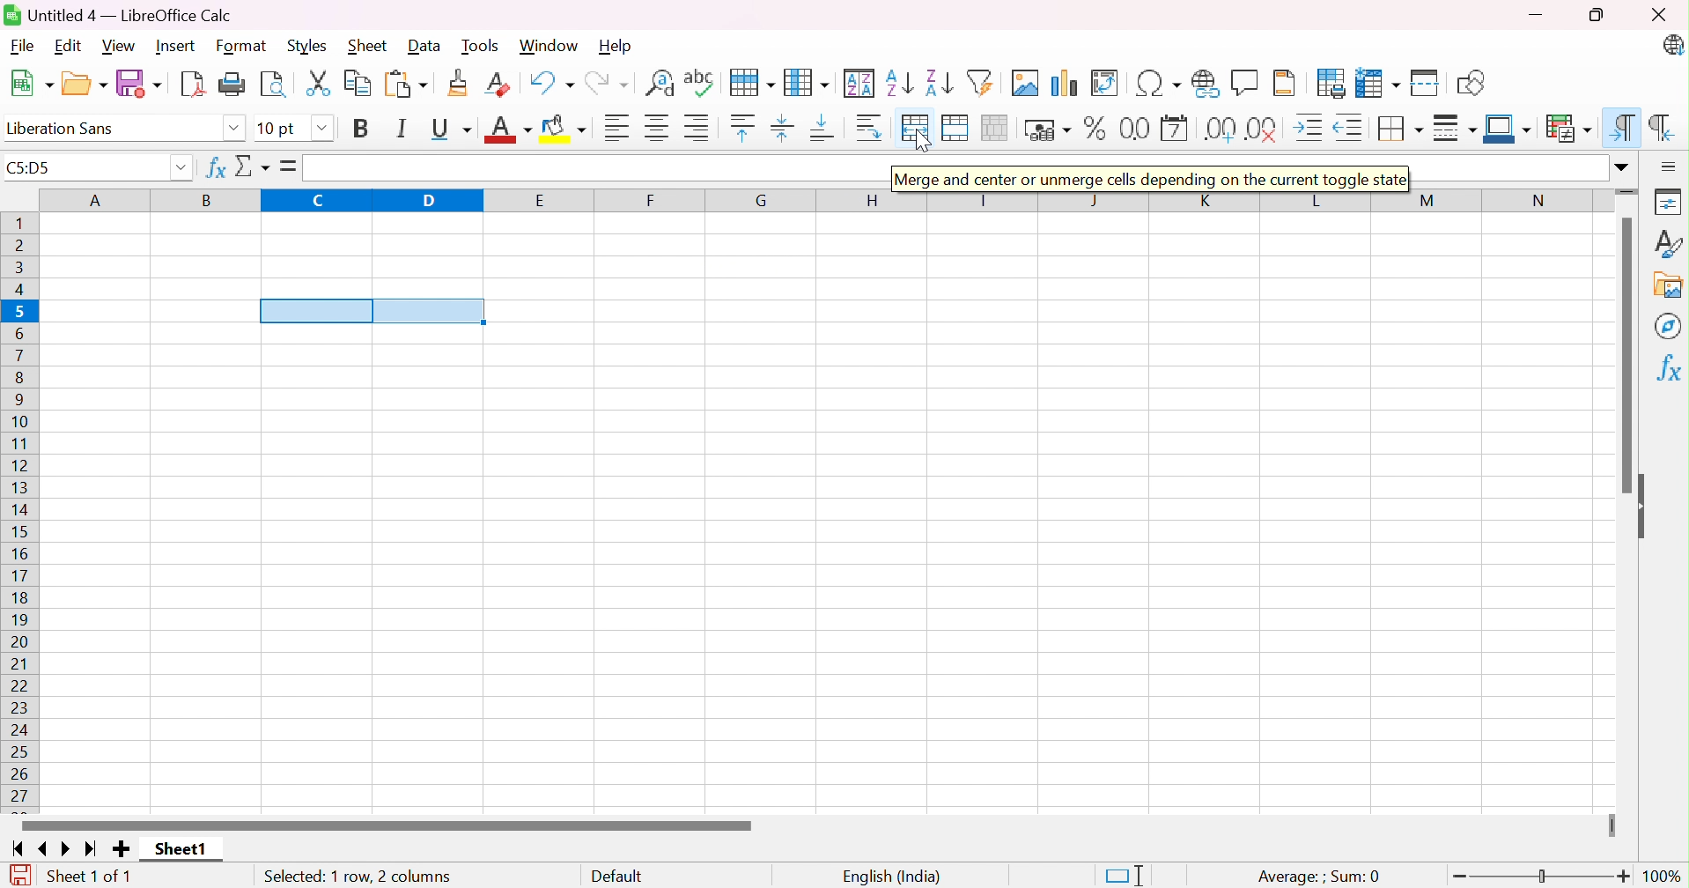 The height and width of the screenshot is (888, 1689). Describe the element at coordinates (822, 201) in the screenshot. I see `Column Name` at that location.